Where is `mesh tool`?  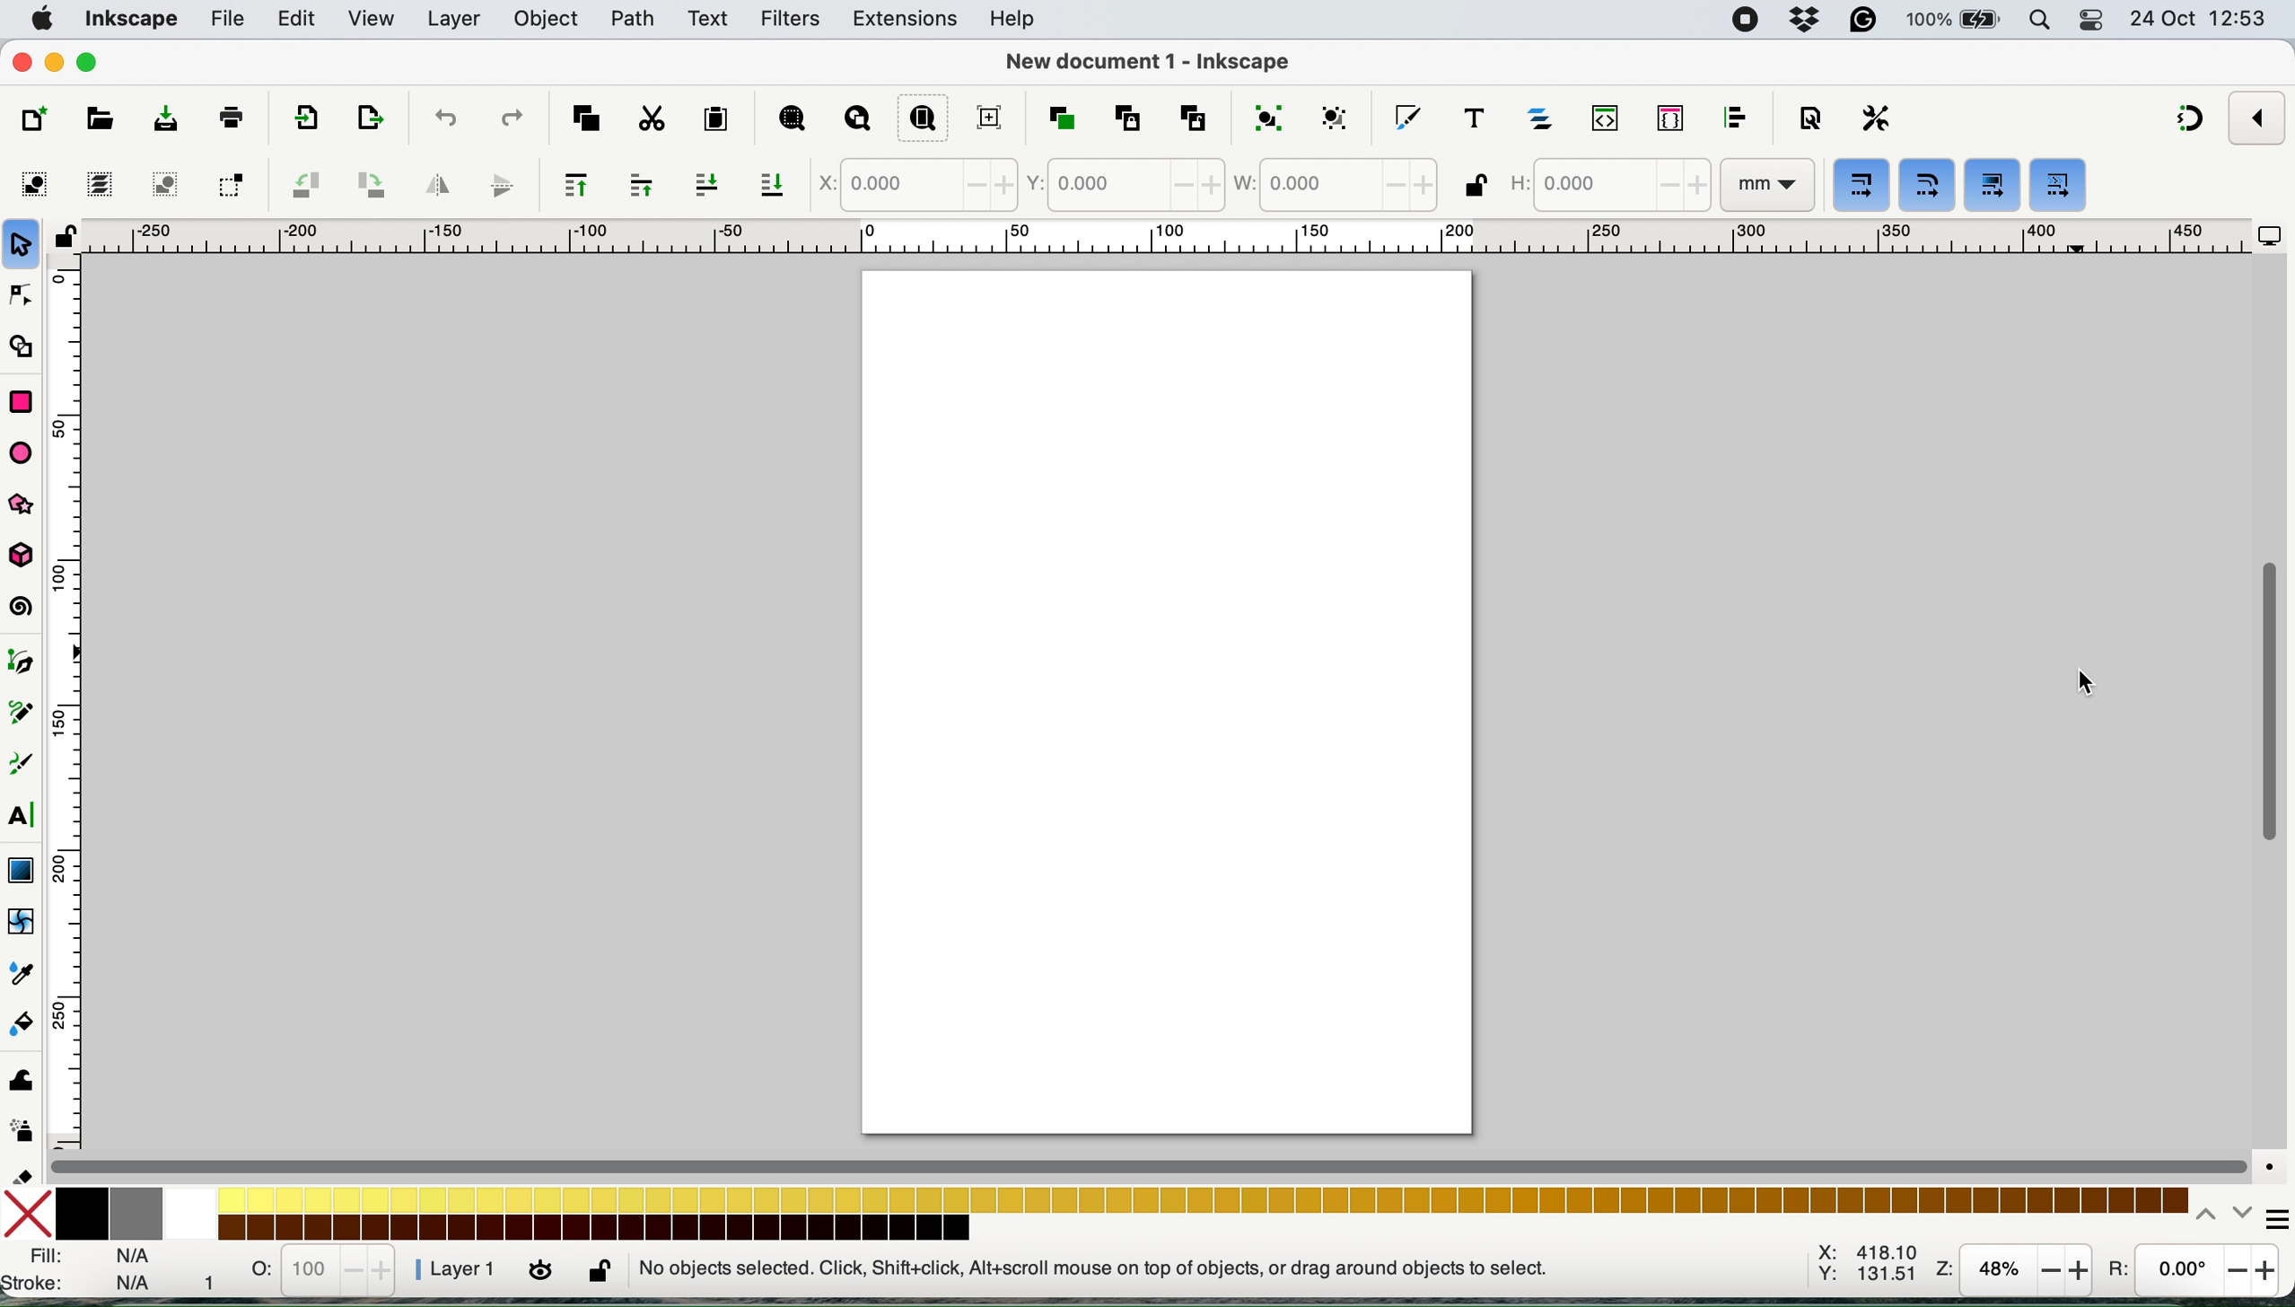
mesh tool is located at coordinates (25, 924).